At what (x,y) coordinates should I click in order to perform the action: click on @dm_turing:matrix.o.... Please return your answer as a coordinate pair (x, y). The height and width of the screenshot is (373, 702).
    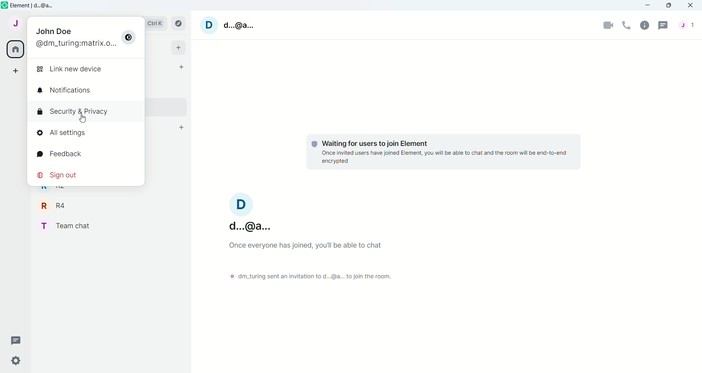
    Looking at the image, I should click on (77, 45).